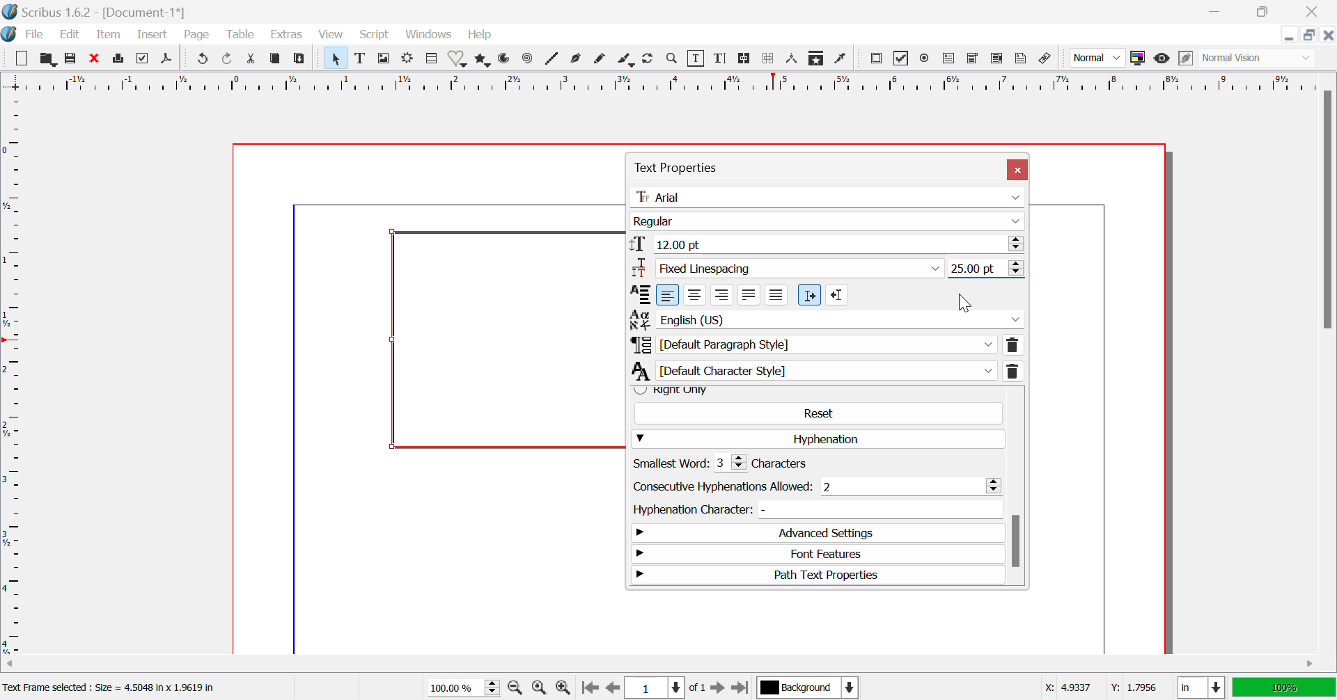  What do you see at coordinates (429, 35) in the screenshot?
I see `Windows` at bounding box center [429, 35].